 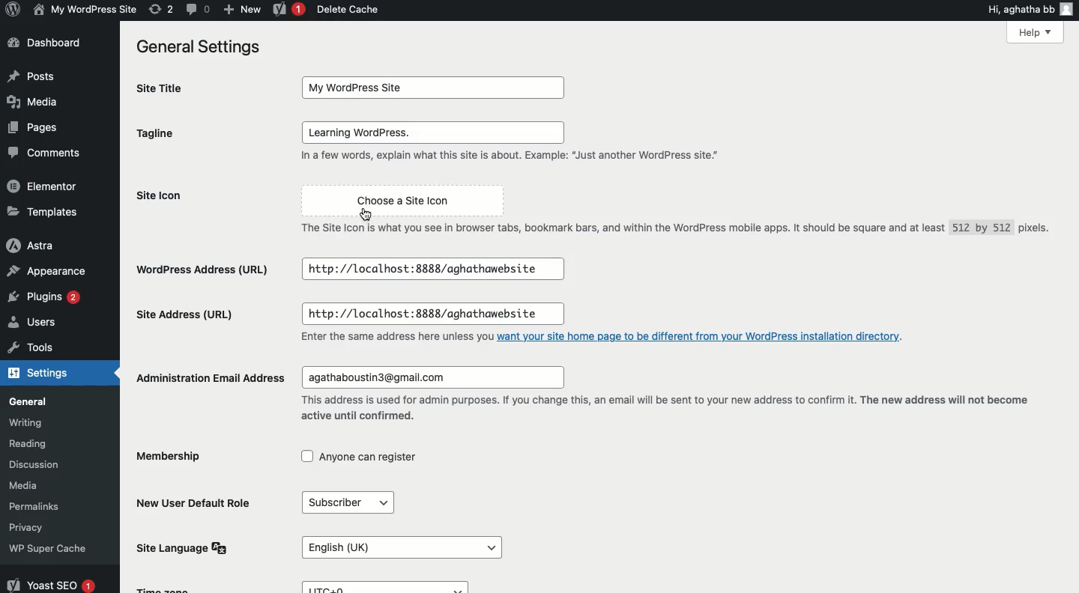 What do you see at coordinates (46, 186) in the screenshot?
I see `Elementor` at bounding box center [46, 186].